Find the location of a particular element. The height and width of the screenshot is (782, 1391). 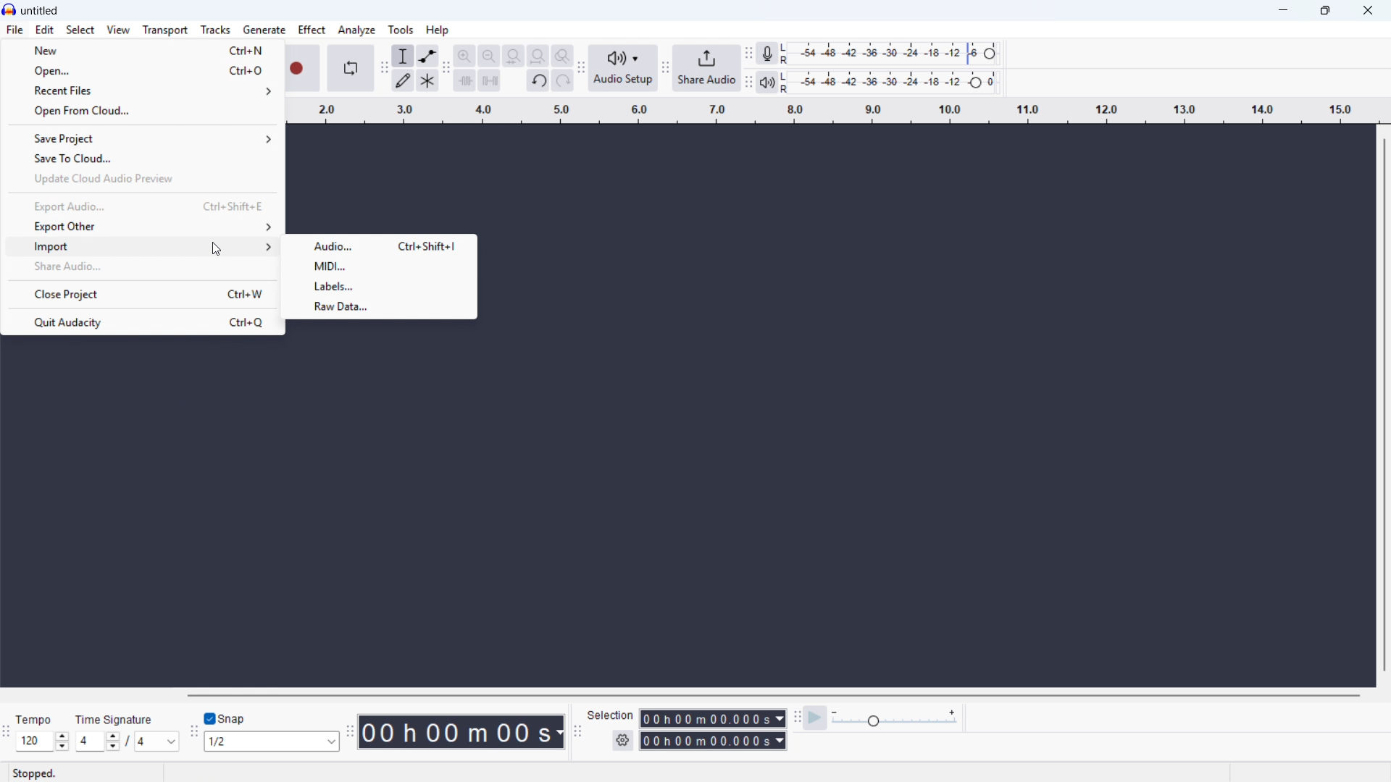

Redo is located at coordinates (563, 81).